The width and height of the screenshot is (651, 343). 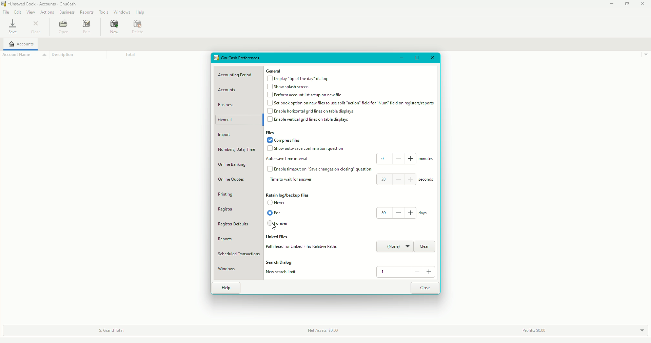 What do you see at coordinates (62, 26) in the screenshot?
I see `Open` at bounding box center [62, 26].